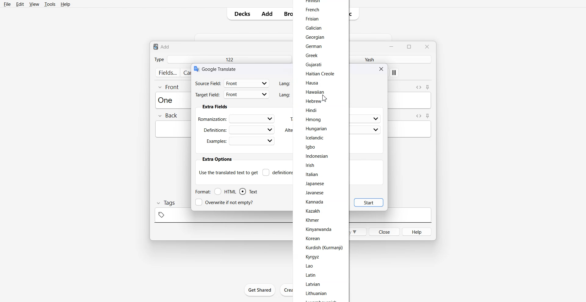 This screenshot has width=586, height=302. I want to click on Help, so click(417, 232).